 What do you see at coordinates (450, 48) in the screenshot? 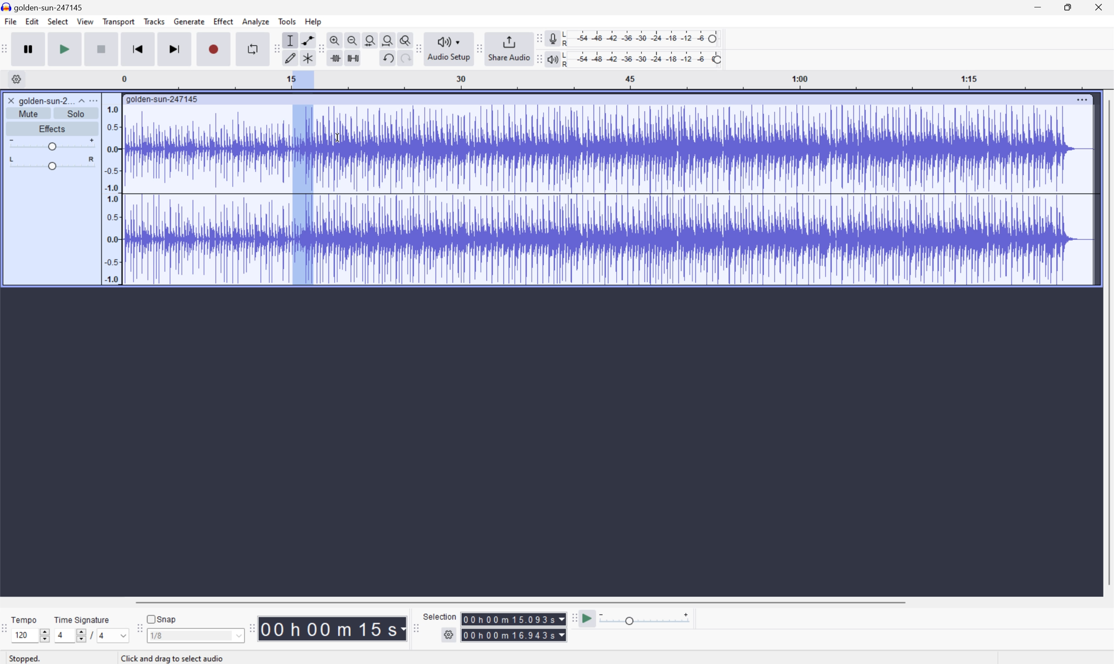
I see `Audio setup` at bounding box center [450, 48].